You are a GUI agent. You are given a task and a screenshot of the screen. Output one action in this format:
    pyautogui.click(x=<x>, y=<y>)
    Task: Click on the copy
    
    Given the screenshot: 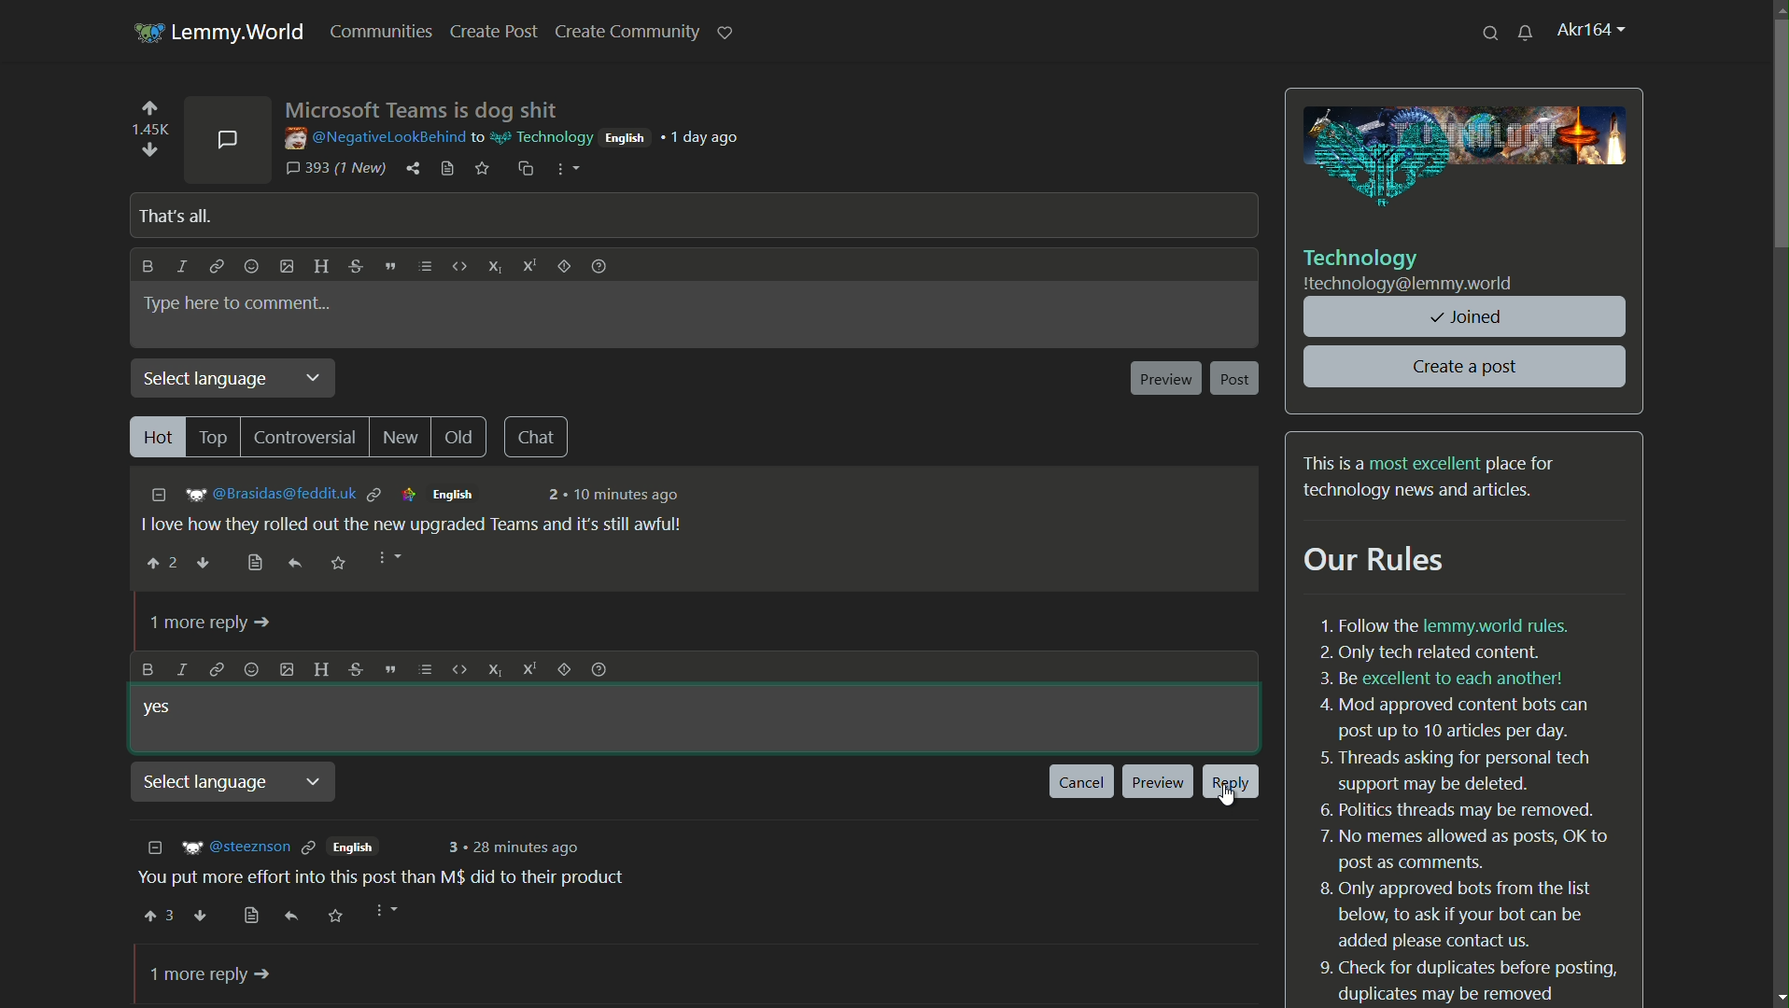 What is the action you would take?
    pyautogui.click(x=524, y=168)
    